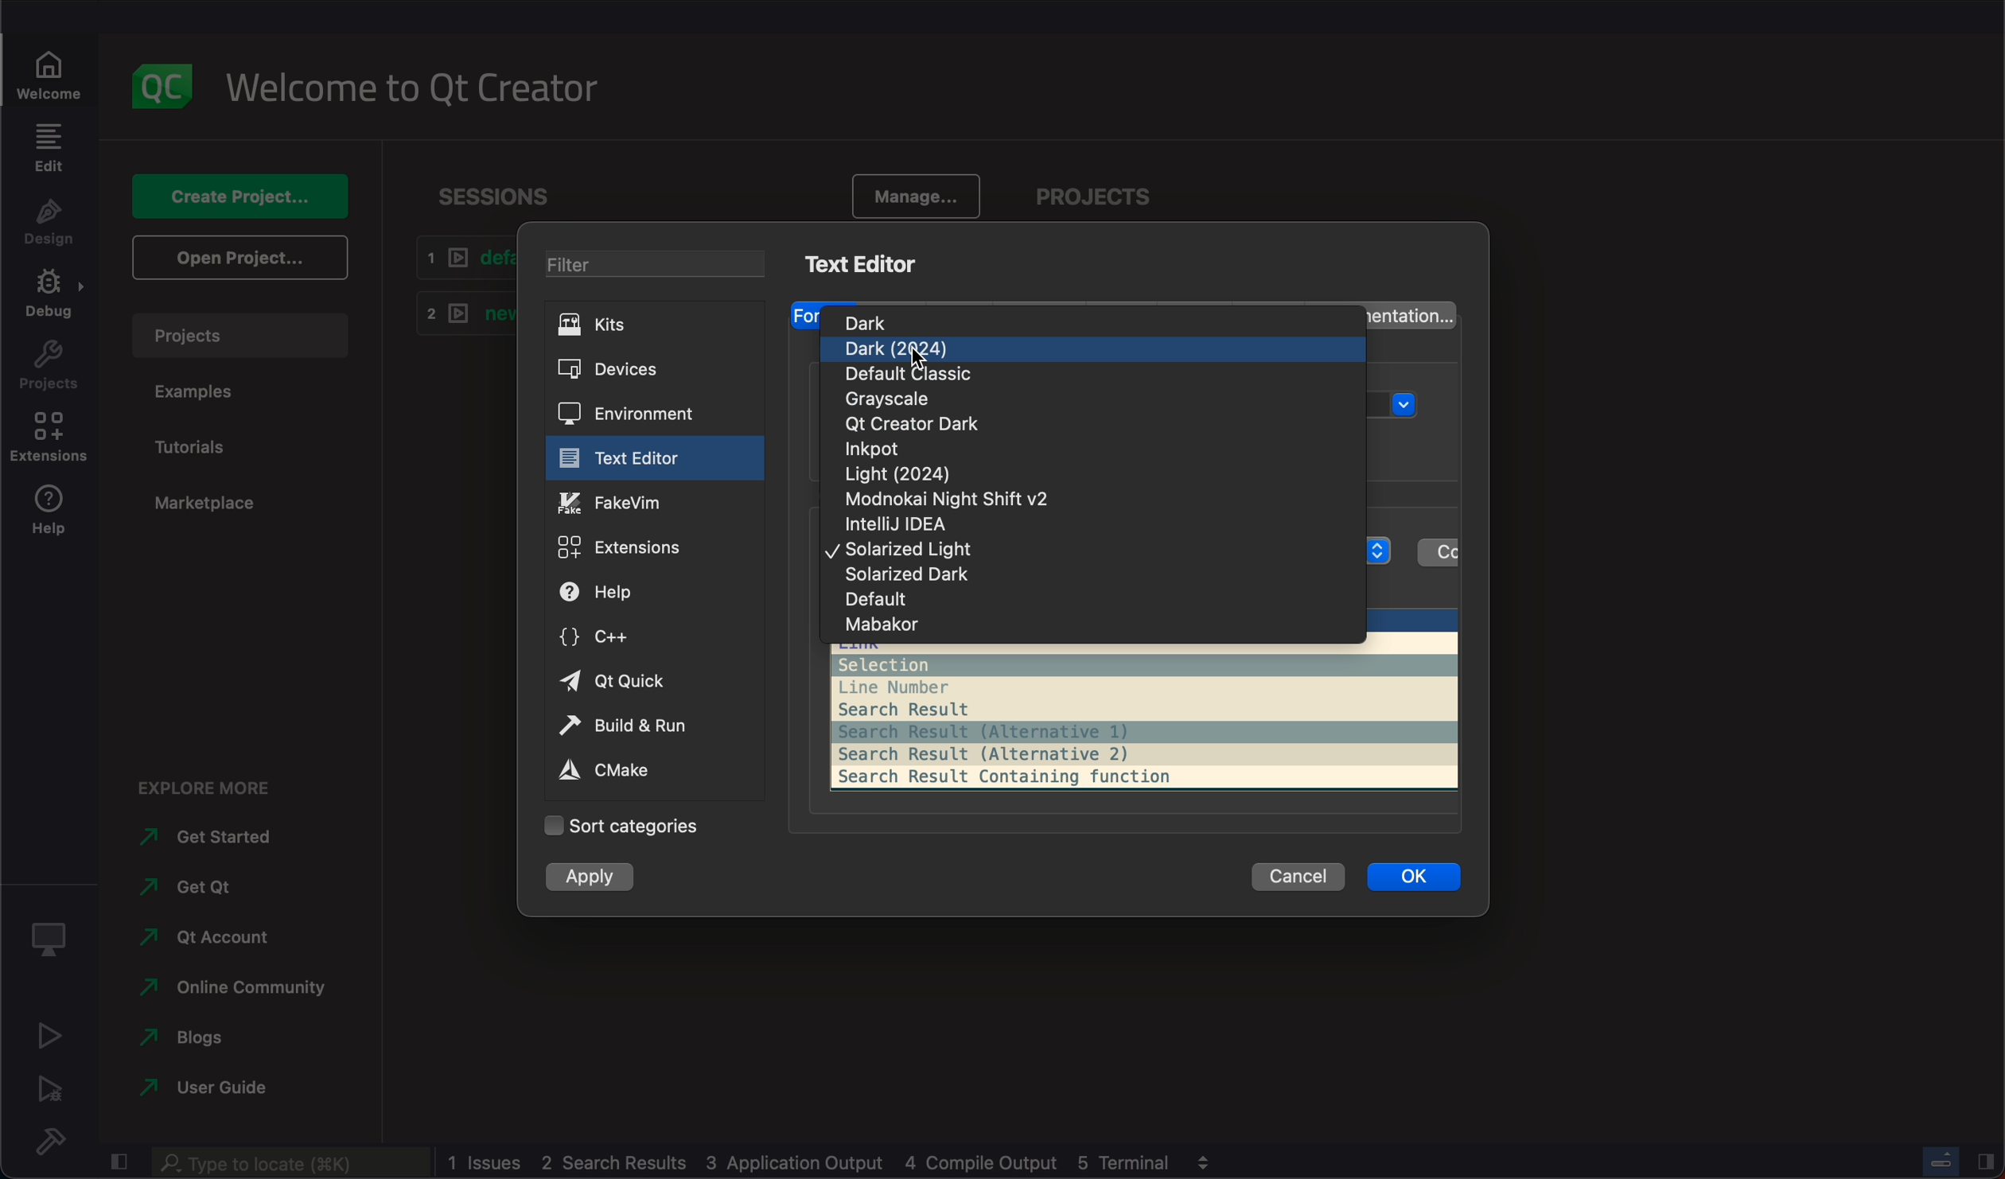  I want to click on modnokai, so click(940, 500).